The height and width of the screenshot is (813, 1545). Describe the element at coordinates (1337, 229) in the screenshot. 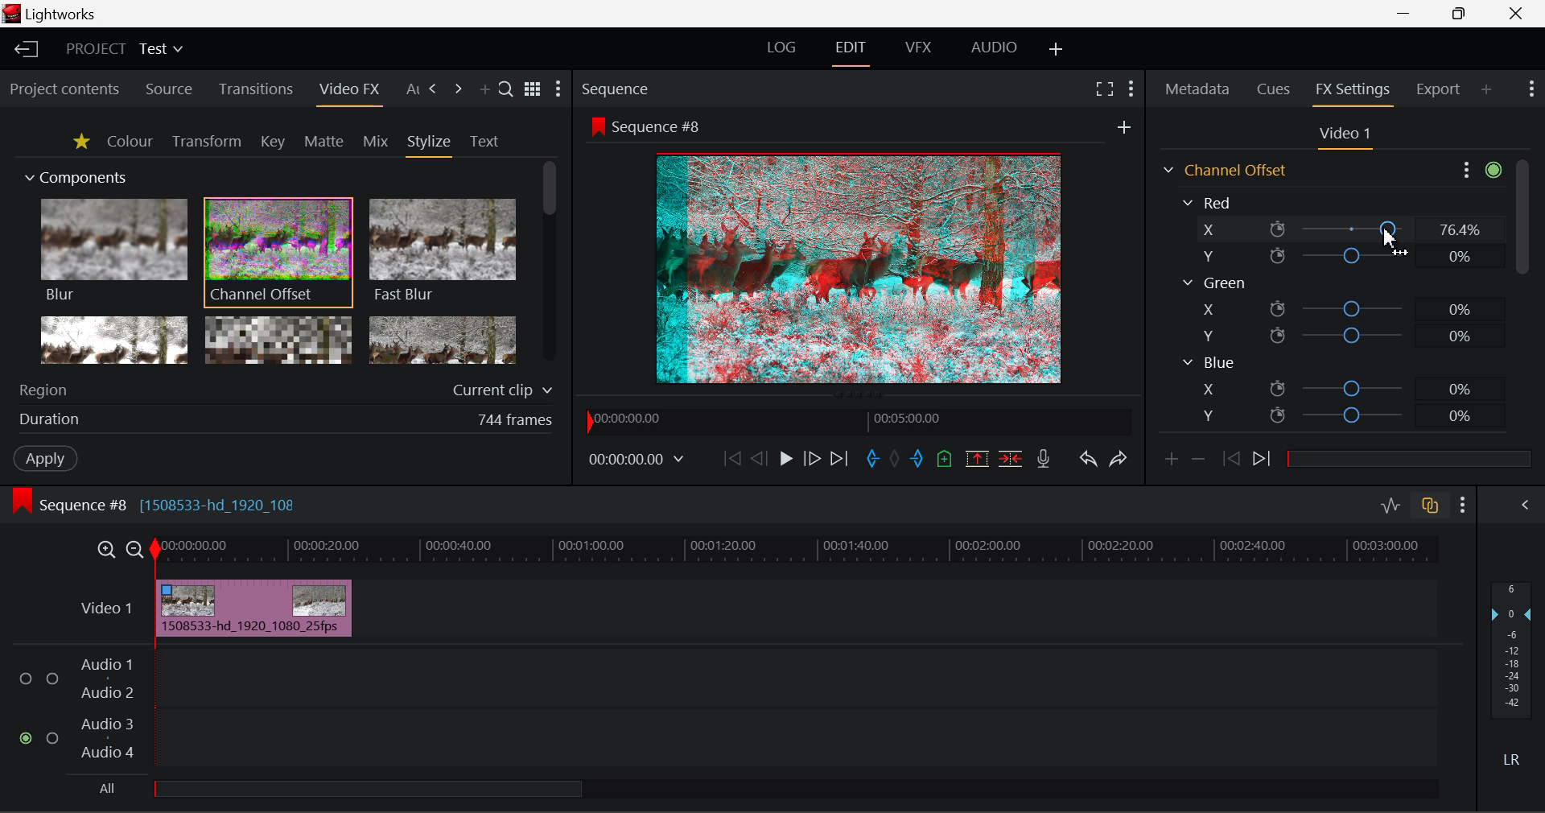

I see `Cursor on Red X` at that location.